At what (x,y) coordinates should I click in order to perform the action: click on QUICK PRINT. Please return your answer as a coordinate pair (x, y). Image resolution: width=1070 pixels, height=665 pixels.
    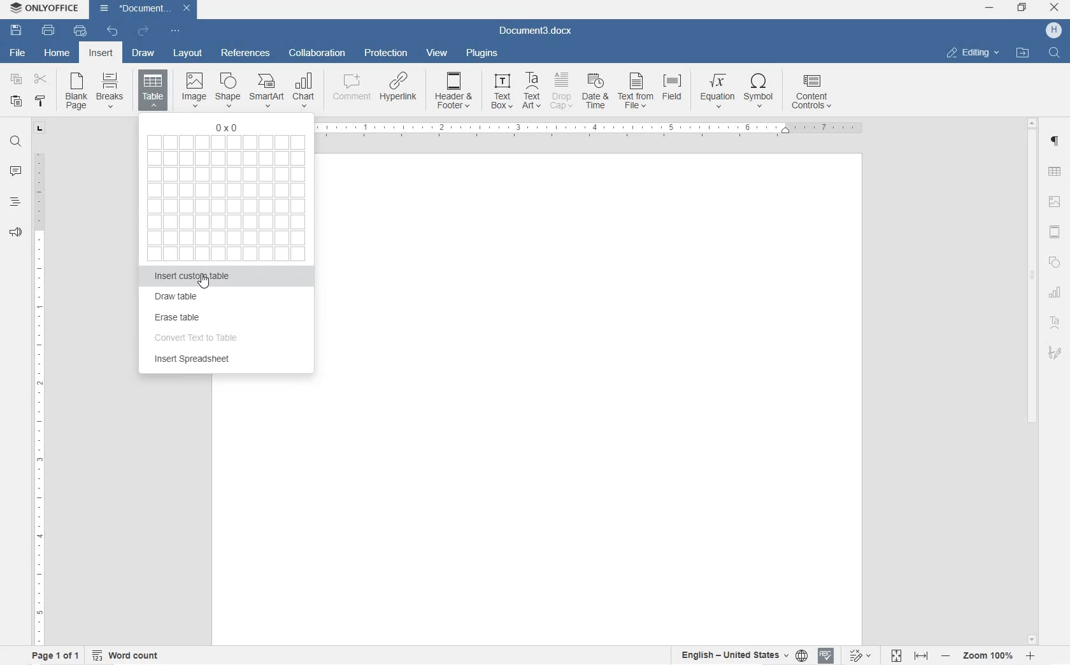
    Looking at the image, I should click on (79, 32).